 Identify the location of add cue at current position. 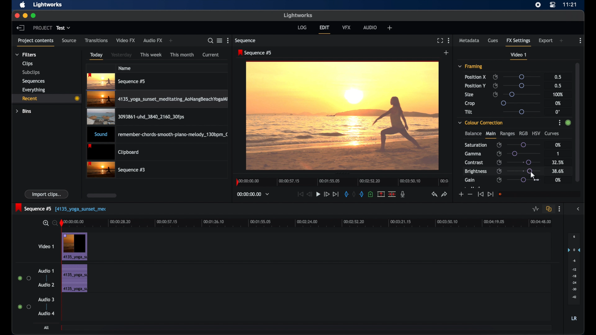
(370, 194).